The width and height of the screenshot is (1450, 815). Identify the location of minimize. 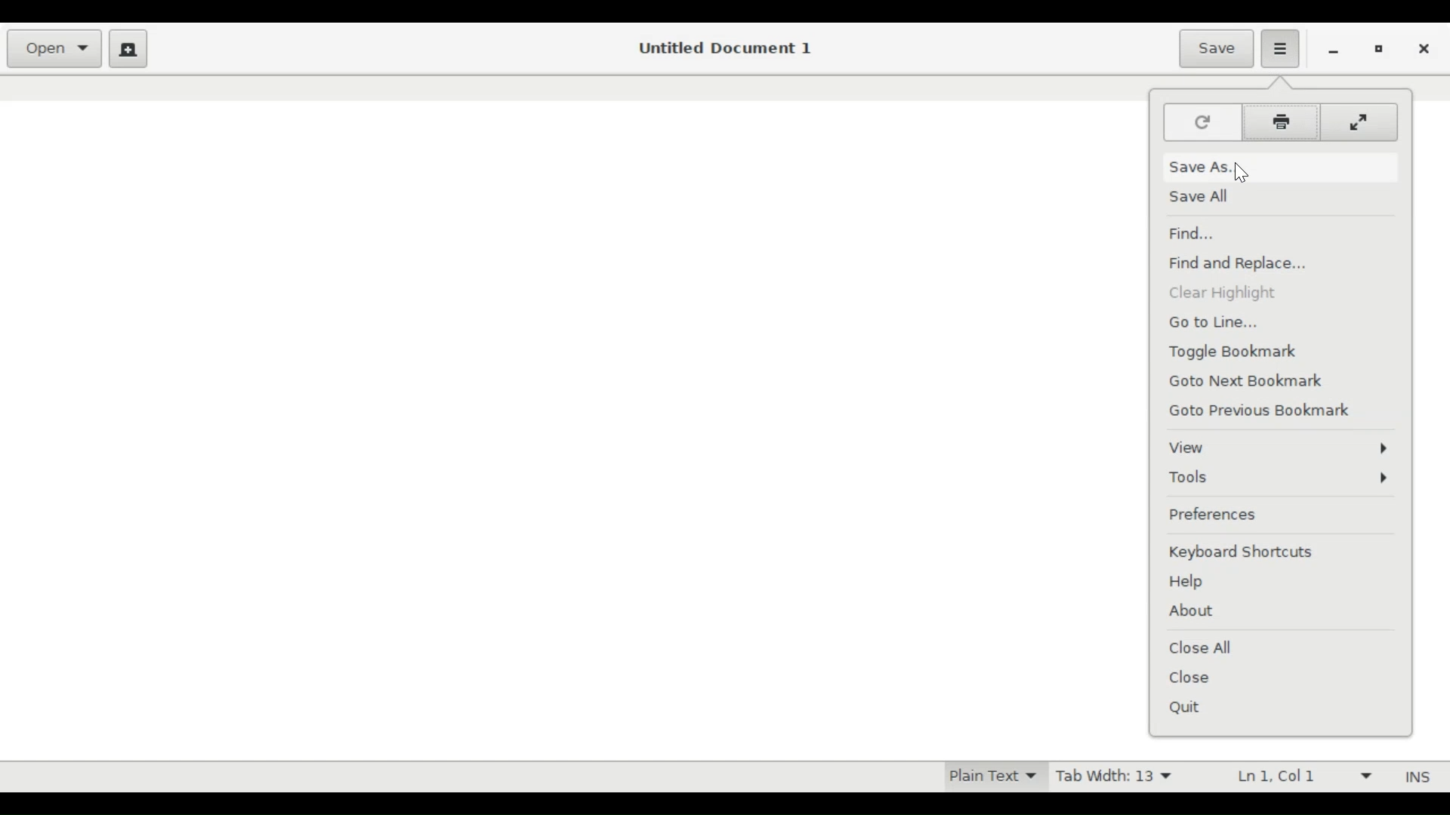
(1336, 51).